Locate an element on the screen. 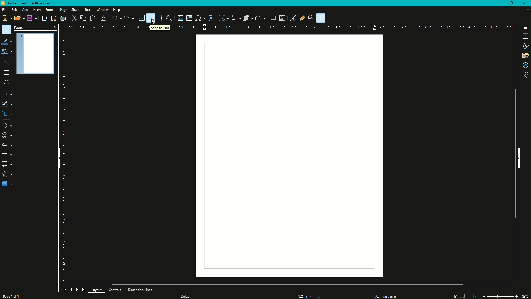  Page preview is located at coordinates (38, 58).